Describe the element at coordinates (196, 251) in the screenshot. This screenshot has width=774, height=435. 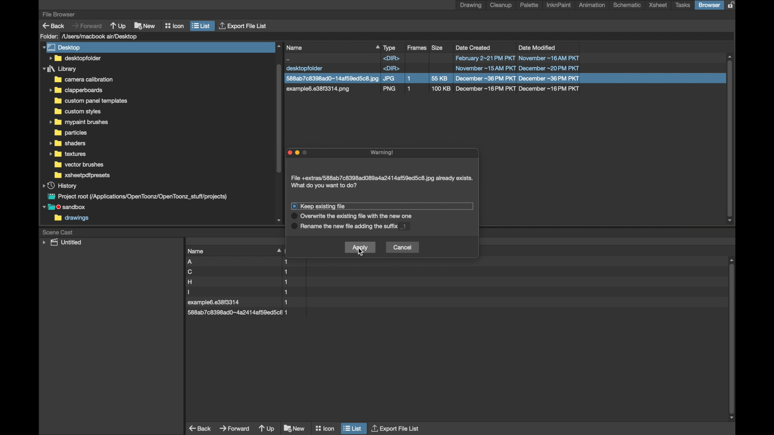
I see `name` at that location.